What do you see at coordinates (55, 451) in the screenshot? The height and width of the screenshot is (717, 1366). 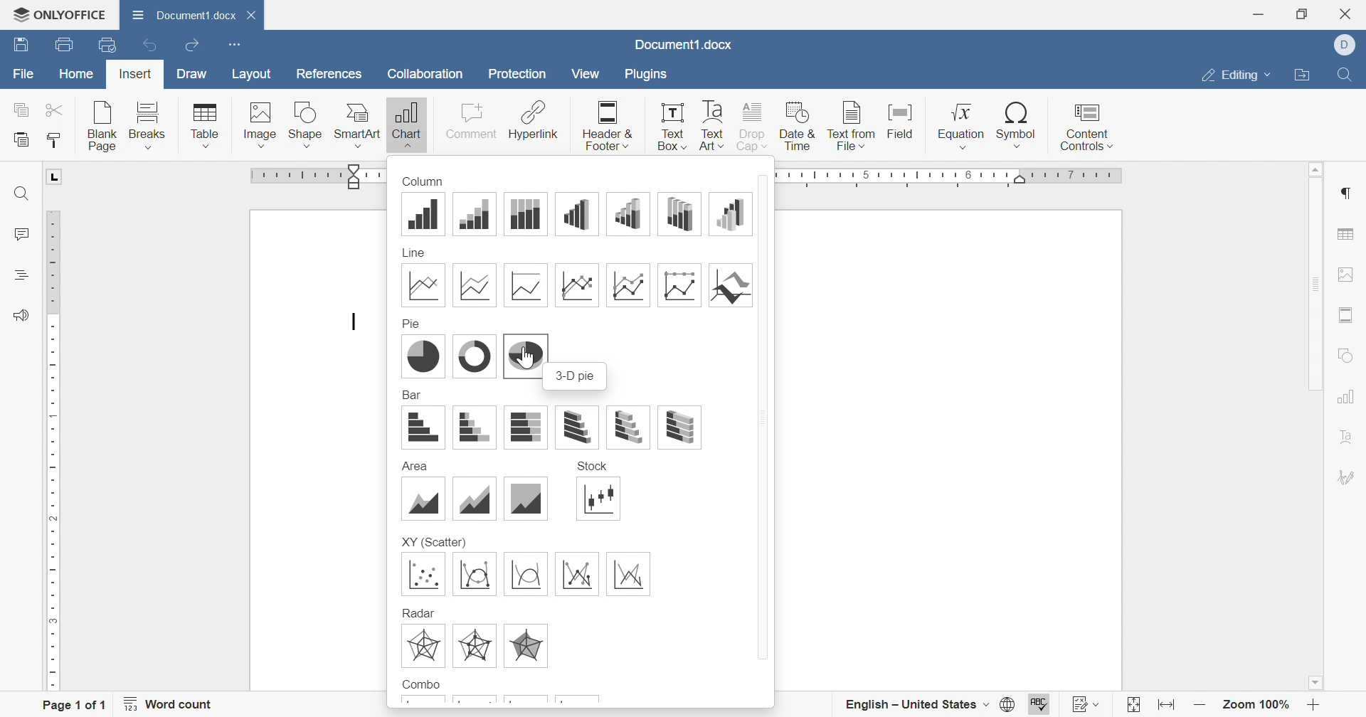 I see `Ruler` at bounding box center [55, 451].